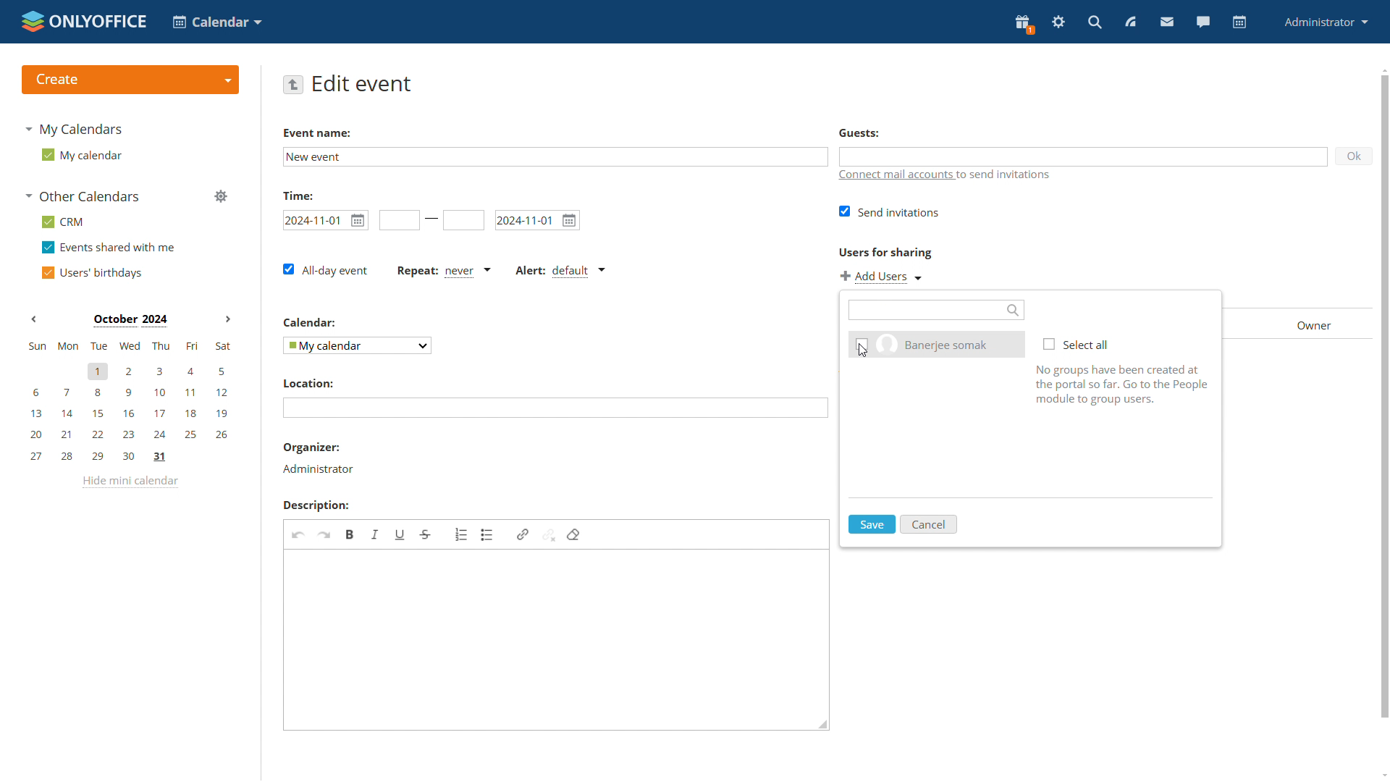 This screenshot has width=1390, height=782. Describe the element at coordinates (885, 252) in the screenshot. I see `Users for sharing` at that location.